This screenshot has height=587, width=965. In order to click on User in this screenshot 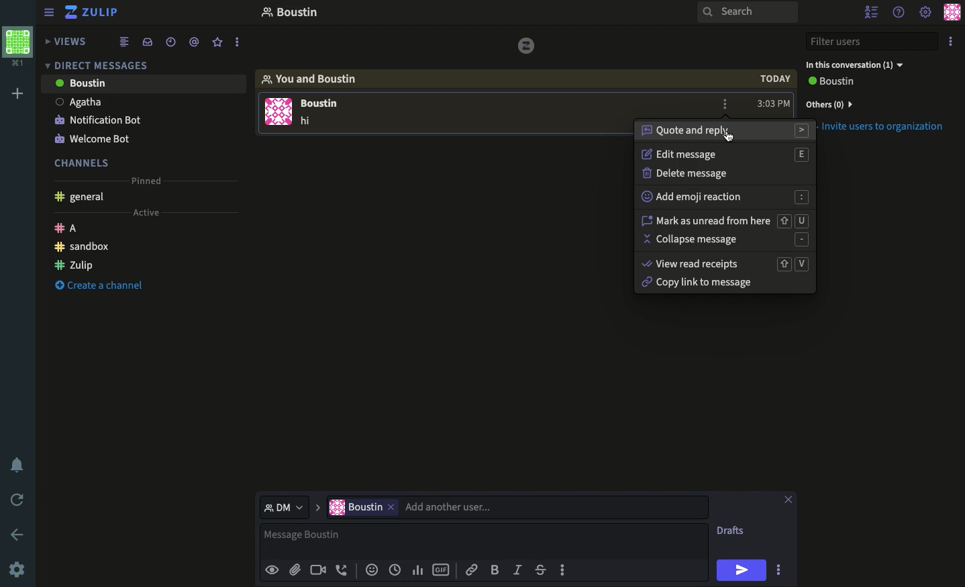, I will do `click(516, 506)`.